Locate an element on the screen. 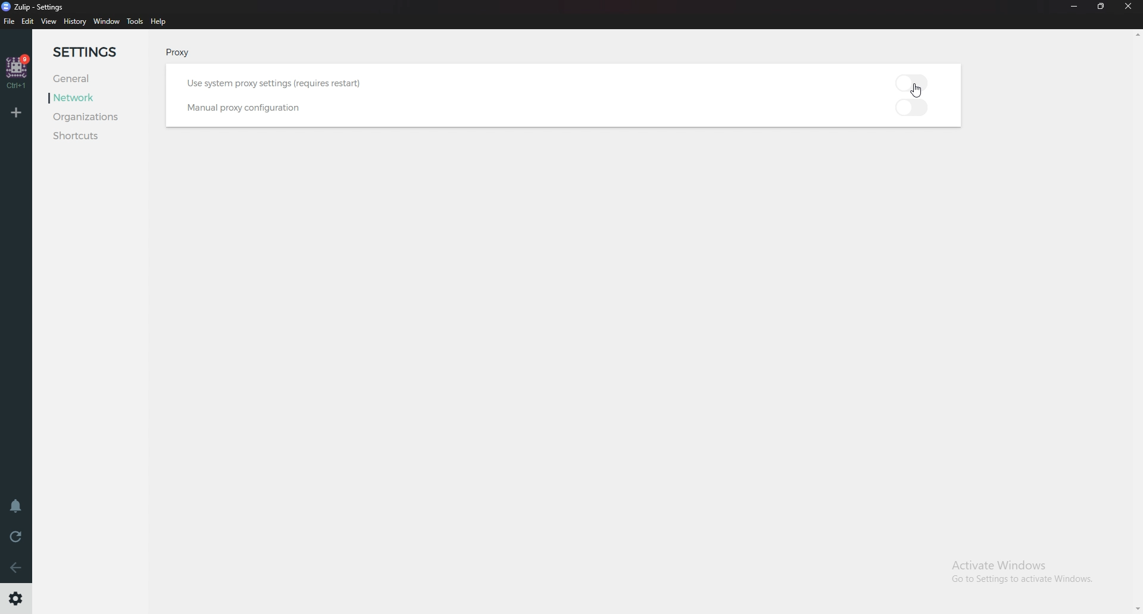 Image resolution: width=1143 pixels, height=614 pixels. reload is located at coordinates (17, 537).